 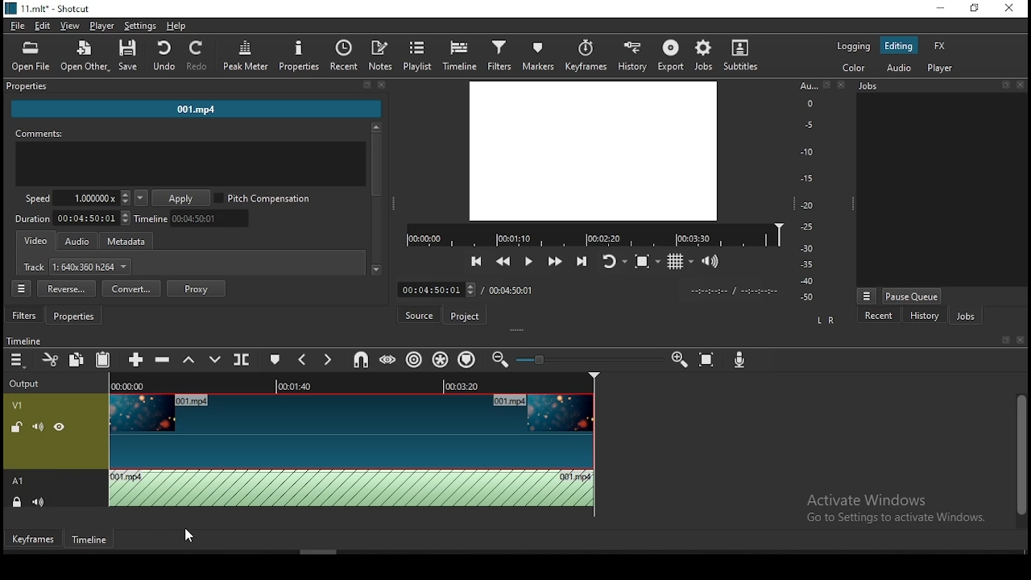 I want to click on video preview, so click(x=589, y=151).